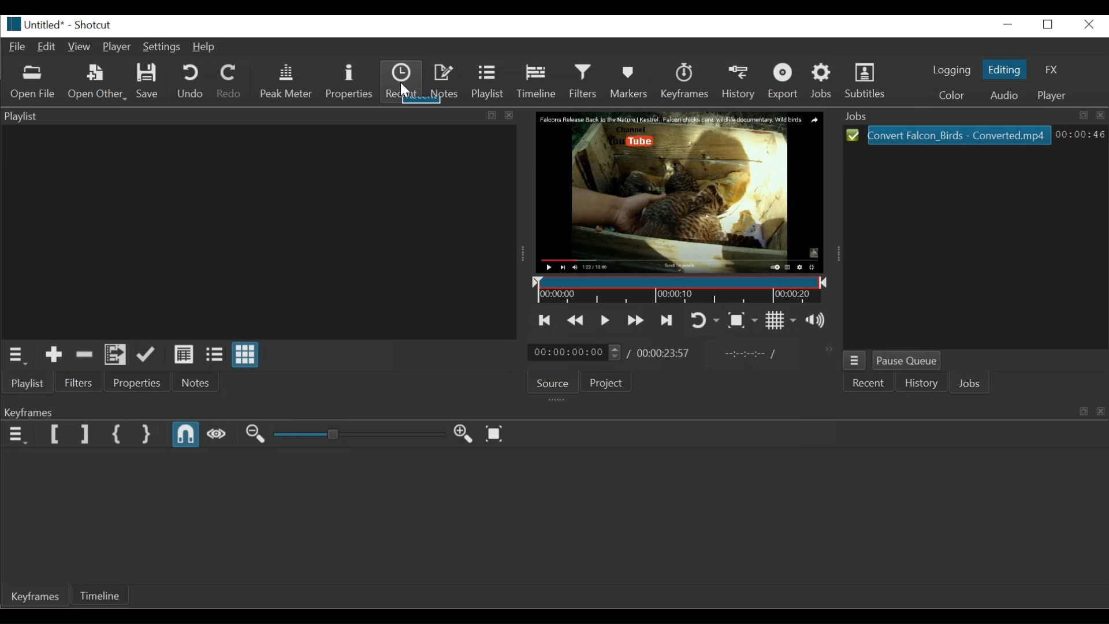 The width and height of the screenshot is (1109, 624). What do you see at coordinates (576, 320) in the screenshot?
I see `Play backwards quickly` at bounding box center [576, 320].